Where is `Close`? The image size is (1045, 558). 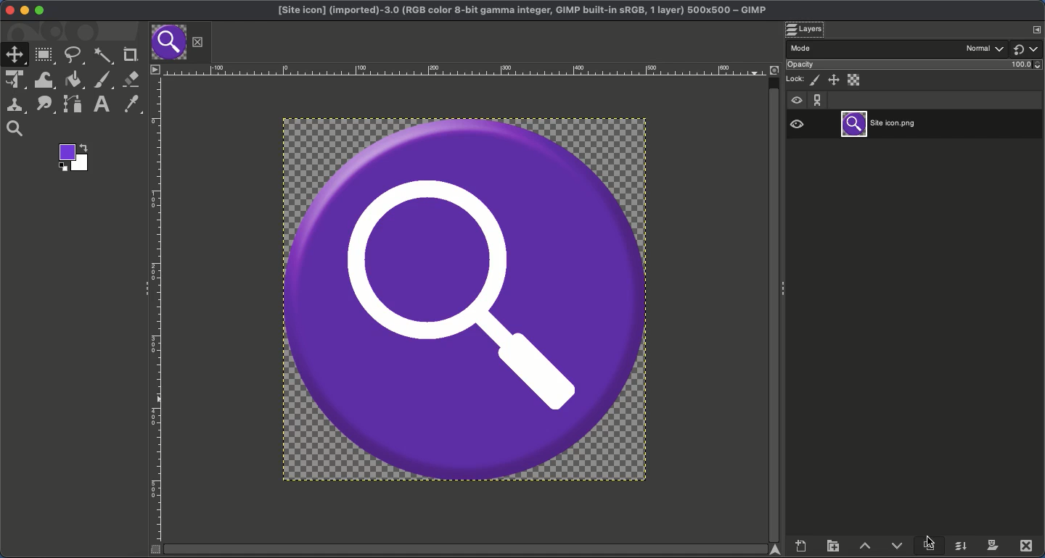 Close is located at coordinates (7, 9).